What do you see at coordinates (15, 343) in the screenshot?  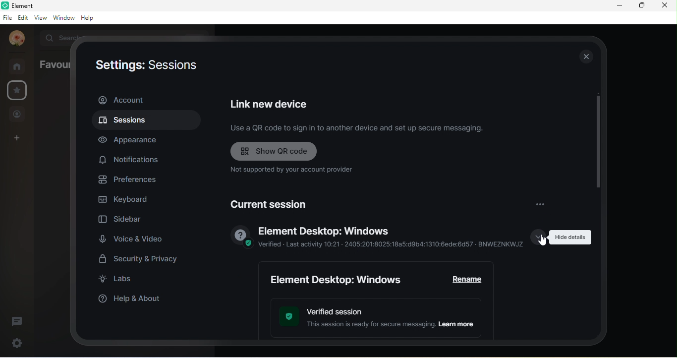 I see `settings` at bounding box center [15, 343].